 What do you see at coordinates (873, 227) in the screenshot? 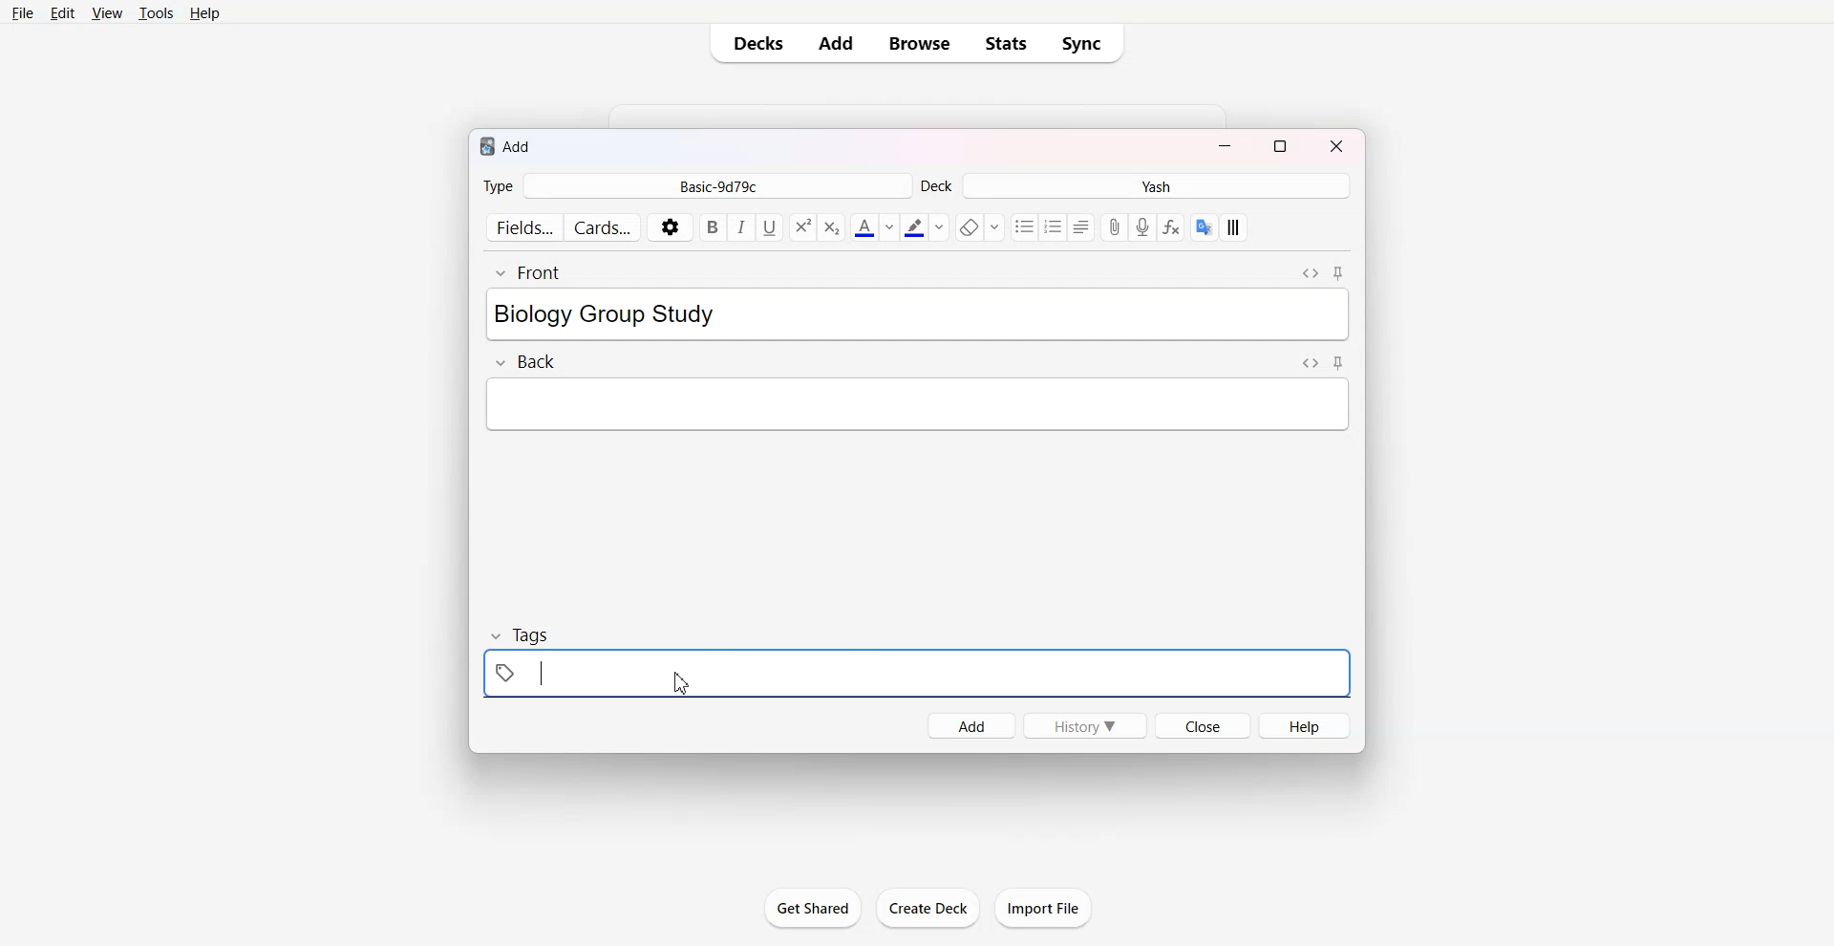
I see `Text Color` at bounding box center [873, 227].